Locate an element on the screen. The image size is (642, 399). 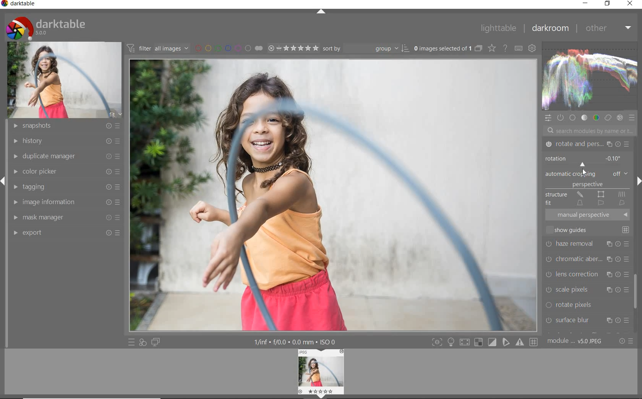
quick access for applying of your style is located at coordinates (142, 342).